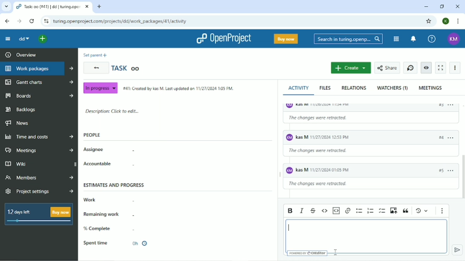 The height and width of the screenshot is (261, 465). Describe the element at coordinates (432, 38) in the screenshot. I see `Help` at that location.